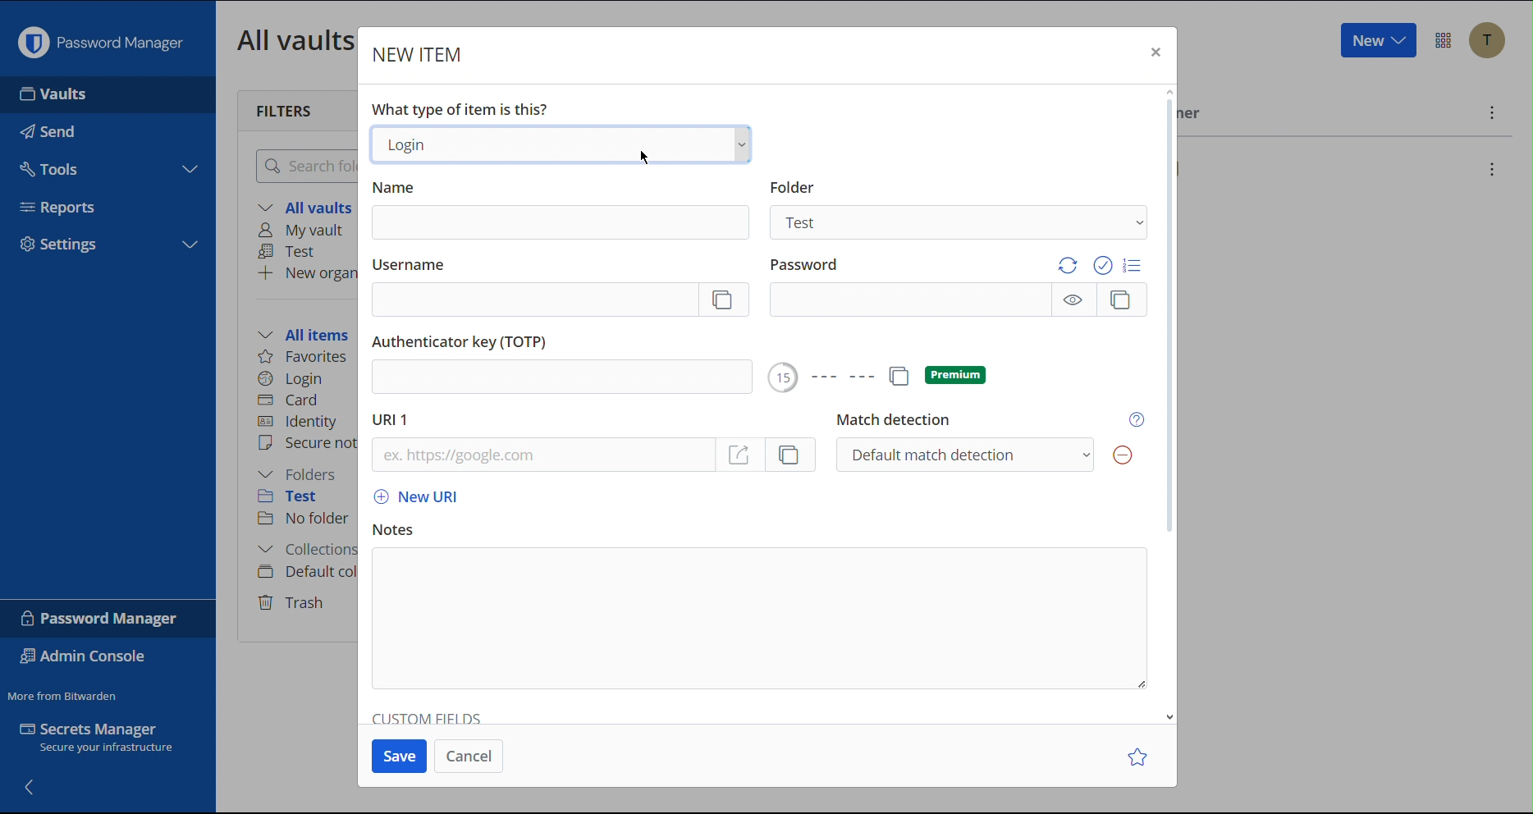 This screenshot has height=814, width=1533. I want to click on Username, so click(560, 300).